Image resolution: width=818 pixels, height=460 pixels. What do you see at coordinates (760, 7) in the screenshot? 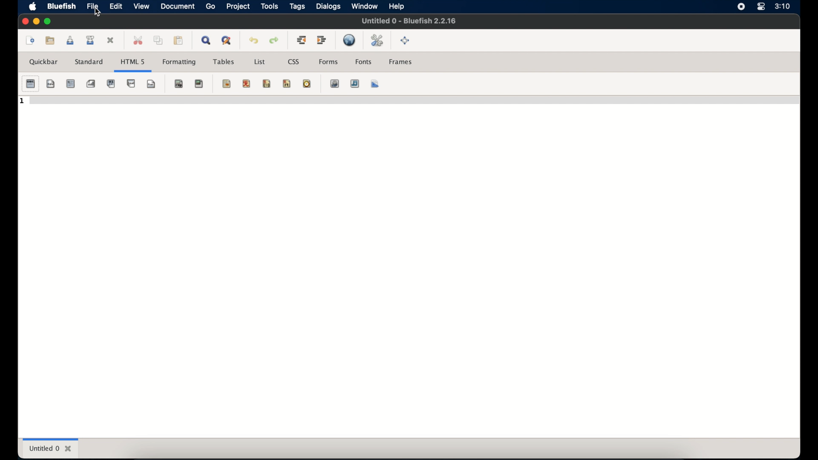
I see `control center` at bounding box center [760, 7].